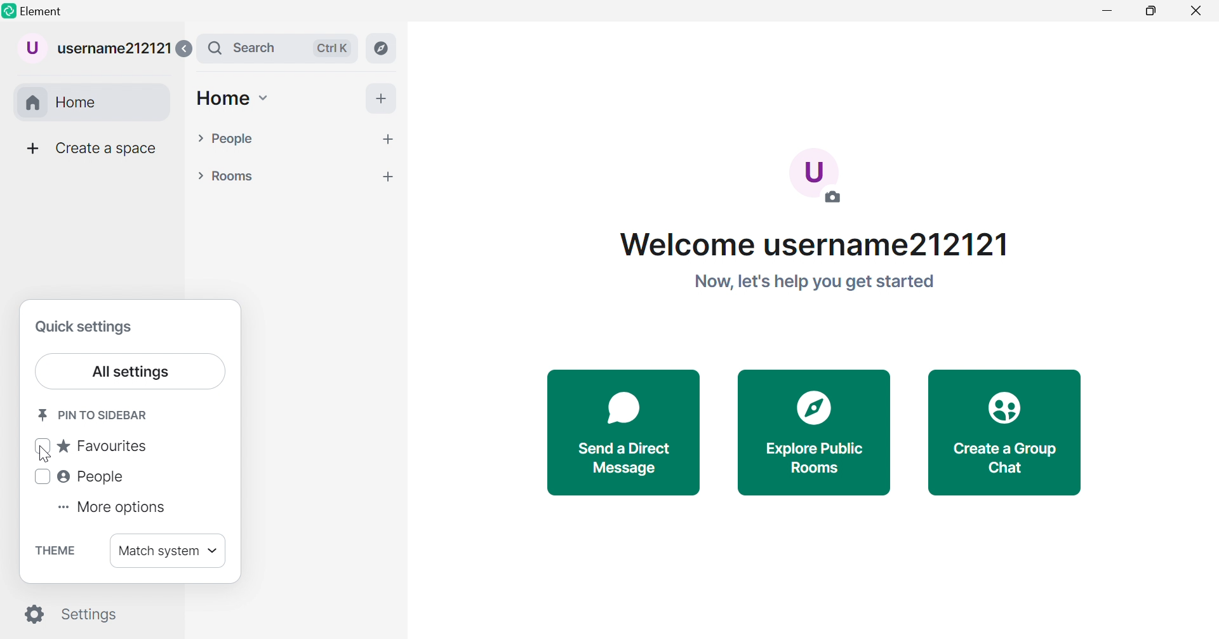 This screenshot has height=639, width=1219. Describe the element at coordinates (1009, 459) in the screenshot. I see `Create a Group Chat` at that location.